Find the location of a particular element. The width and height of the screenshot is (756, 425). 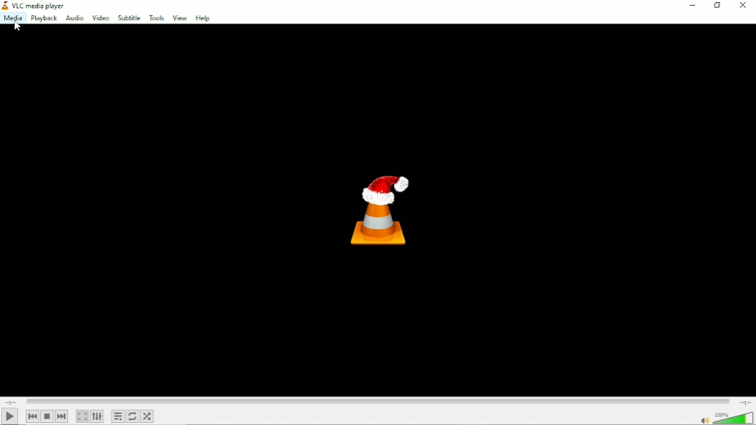

Show extended settings is located at coordinates (97, 416).